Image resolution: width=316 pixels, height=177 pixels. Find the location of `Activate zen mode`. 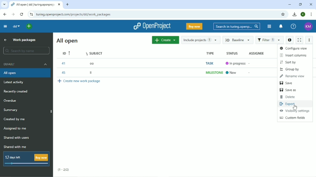

Activate zen mode is located at coordinates (300, 39).